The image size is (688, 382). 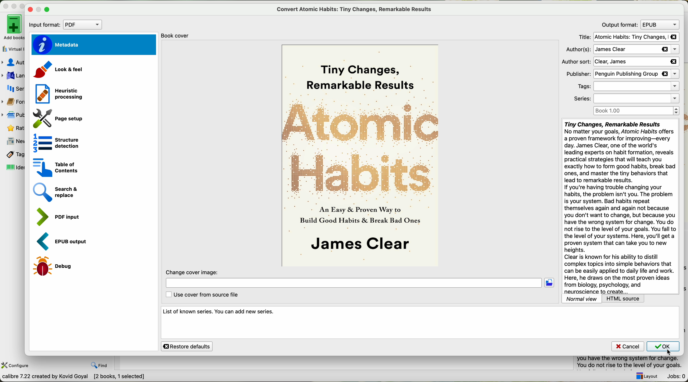 What do you see at coordinates (582, 299) in the screenshot?
I see `normal view` at bounding box center [582, 299].